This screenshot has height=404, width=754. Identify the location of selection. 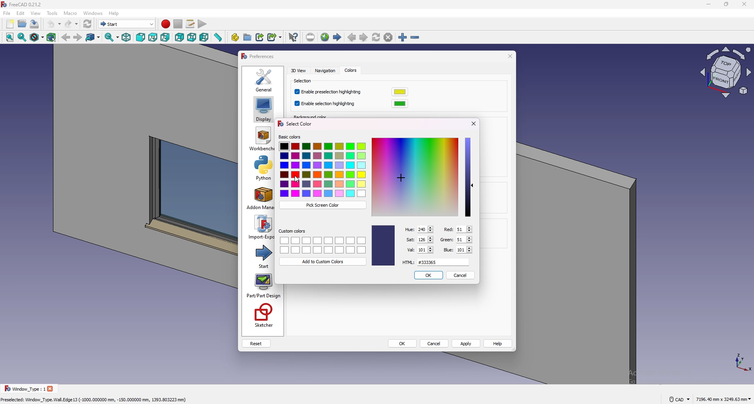
(304, 81).